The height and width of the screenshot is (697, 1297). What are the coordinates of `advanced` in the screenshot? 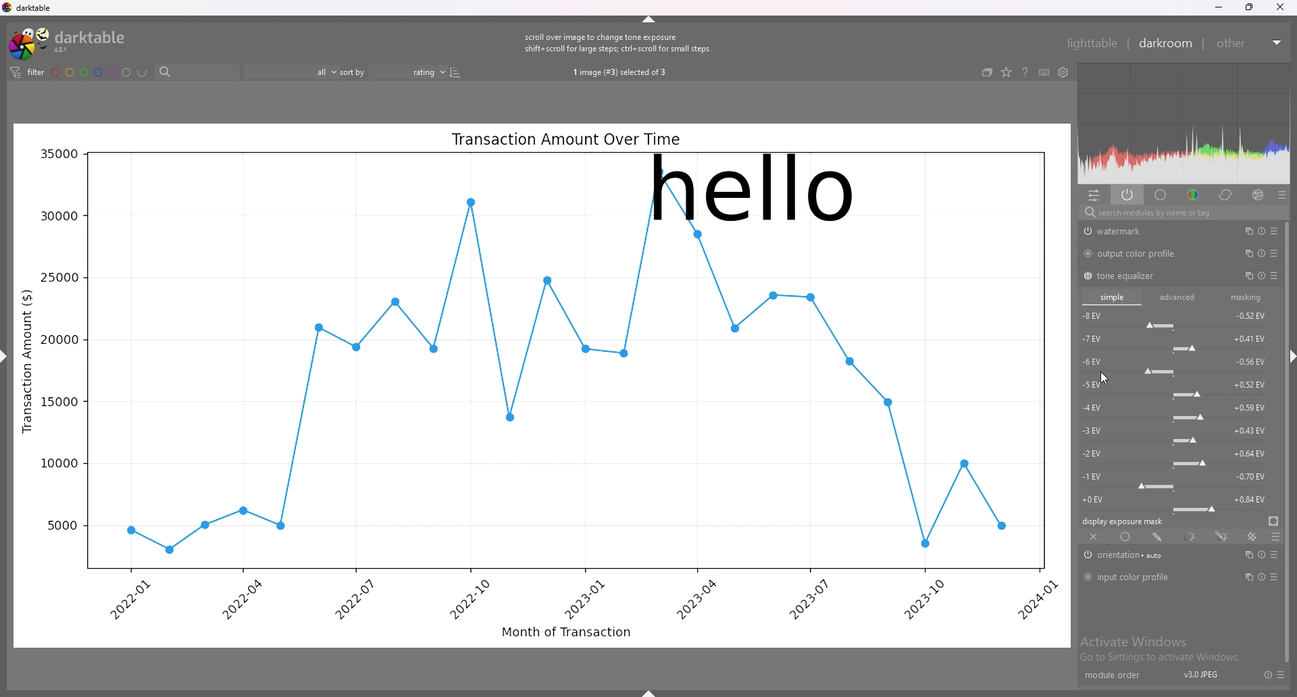 It's located at (1178, 297).